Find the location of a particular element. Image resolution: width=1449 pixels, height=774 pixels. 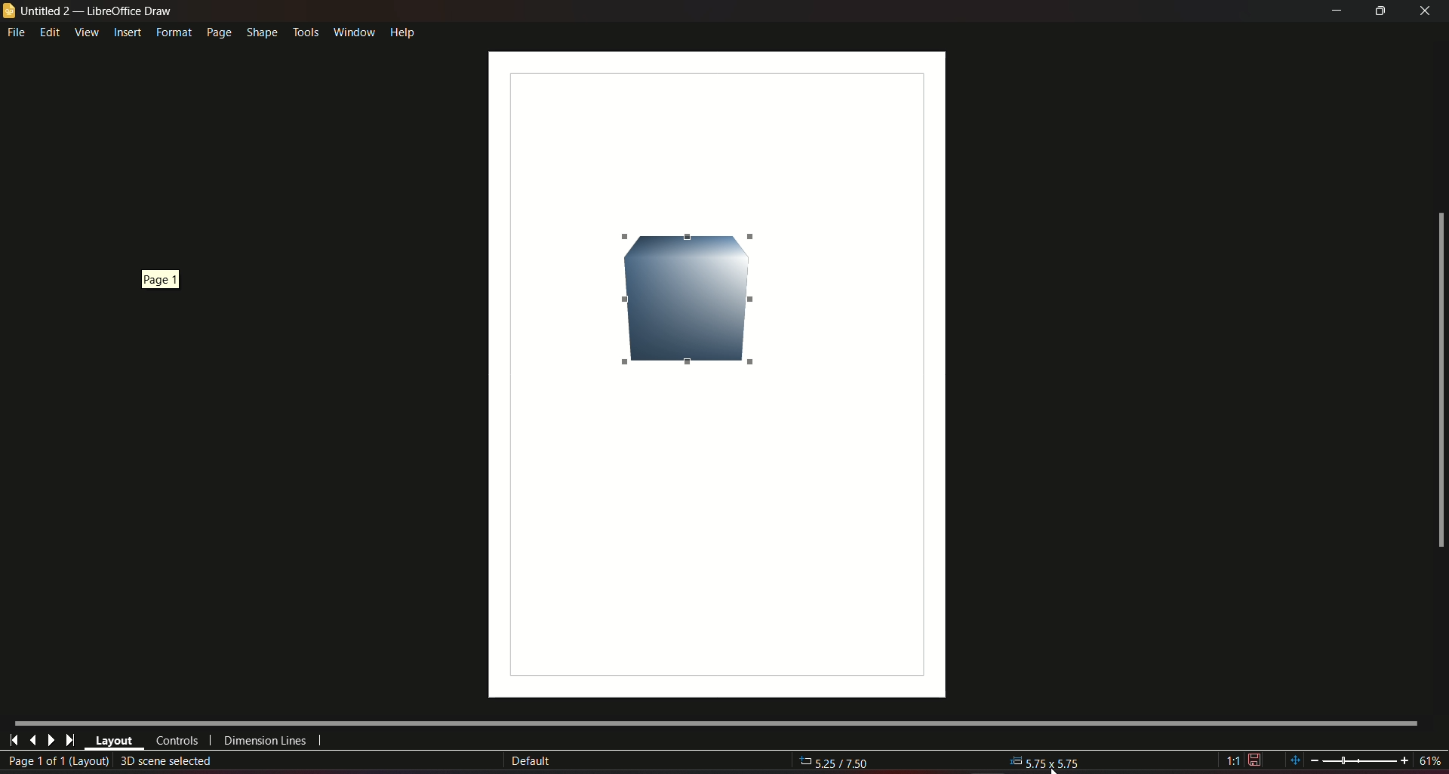

layout is located at coordinates (114, 742).